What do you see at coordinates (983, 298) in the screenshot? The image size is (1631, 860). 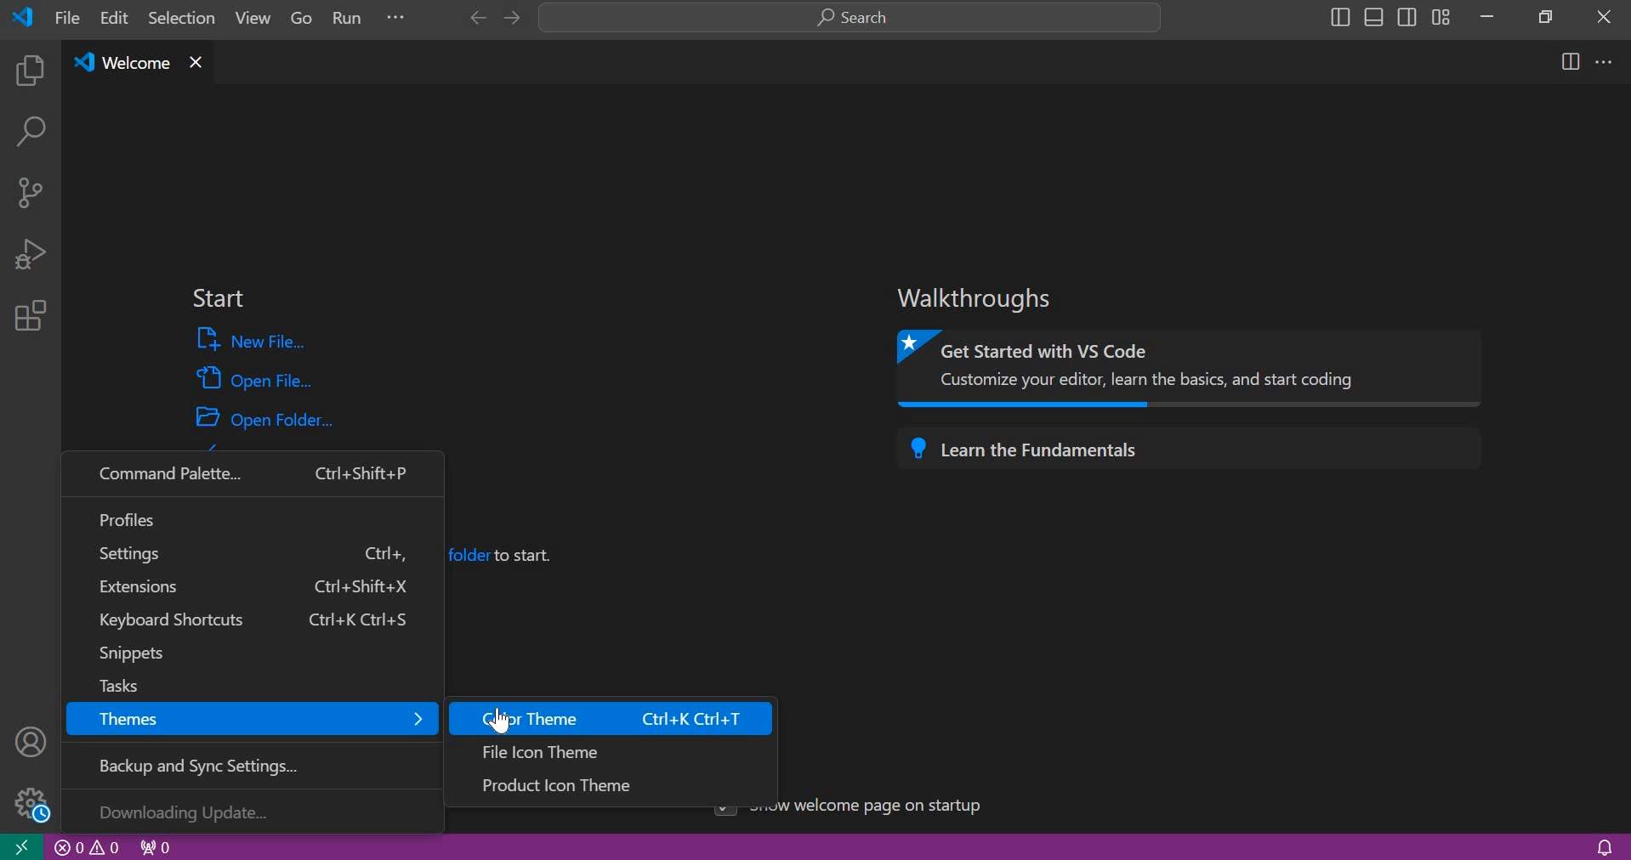 I see `walkthroughs` at bounding box center [983, 298].